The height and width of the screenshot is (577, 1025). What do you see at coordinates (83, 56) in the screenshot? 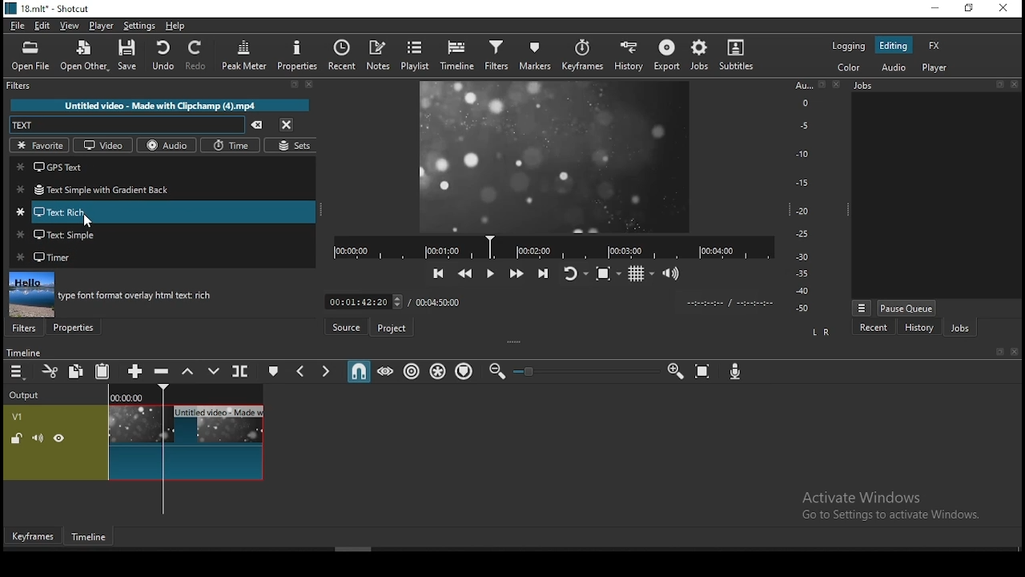
I see `open other` at bounding box center [83, 56].